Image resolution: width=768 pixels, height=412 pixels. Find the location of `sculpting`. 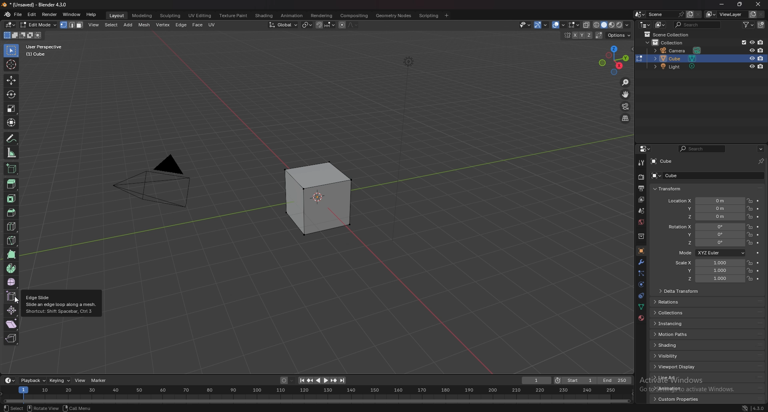

sculpting is located at coordinates (170, 16).